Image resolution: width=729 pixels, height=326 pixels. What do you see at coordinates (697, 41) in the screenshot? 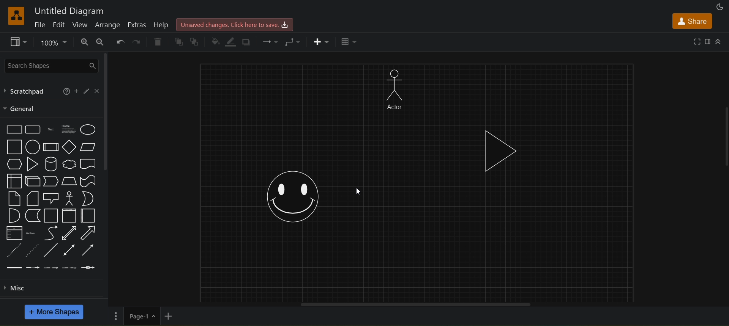
I see `fullscreen` at bounding box center [697, 41].